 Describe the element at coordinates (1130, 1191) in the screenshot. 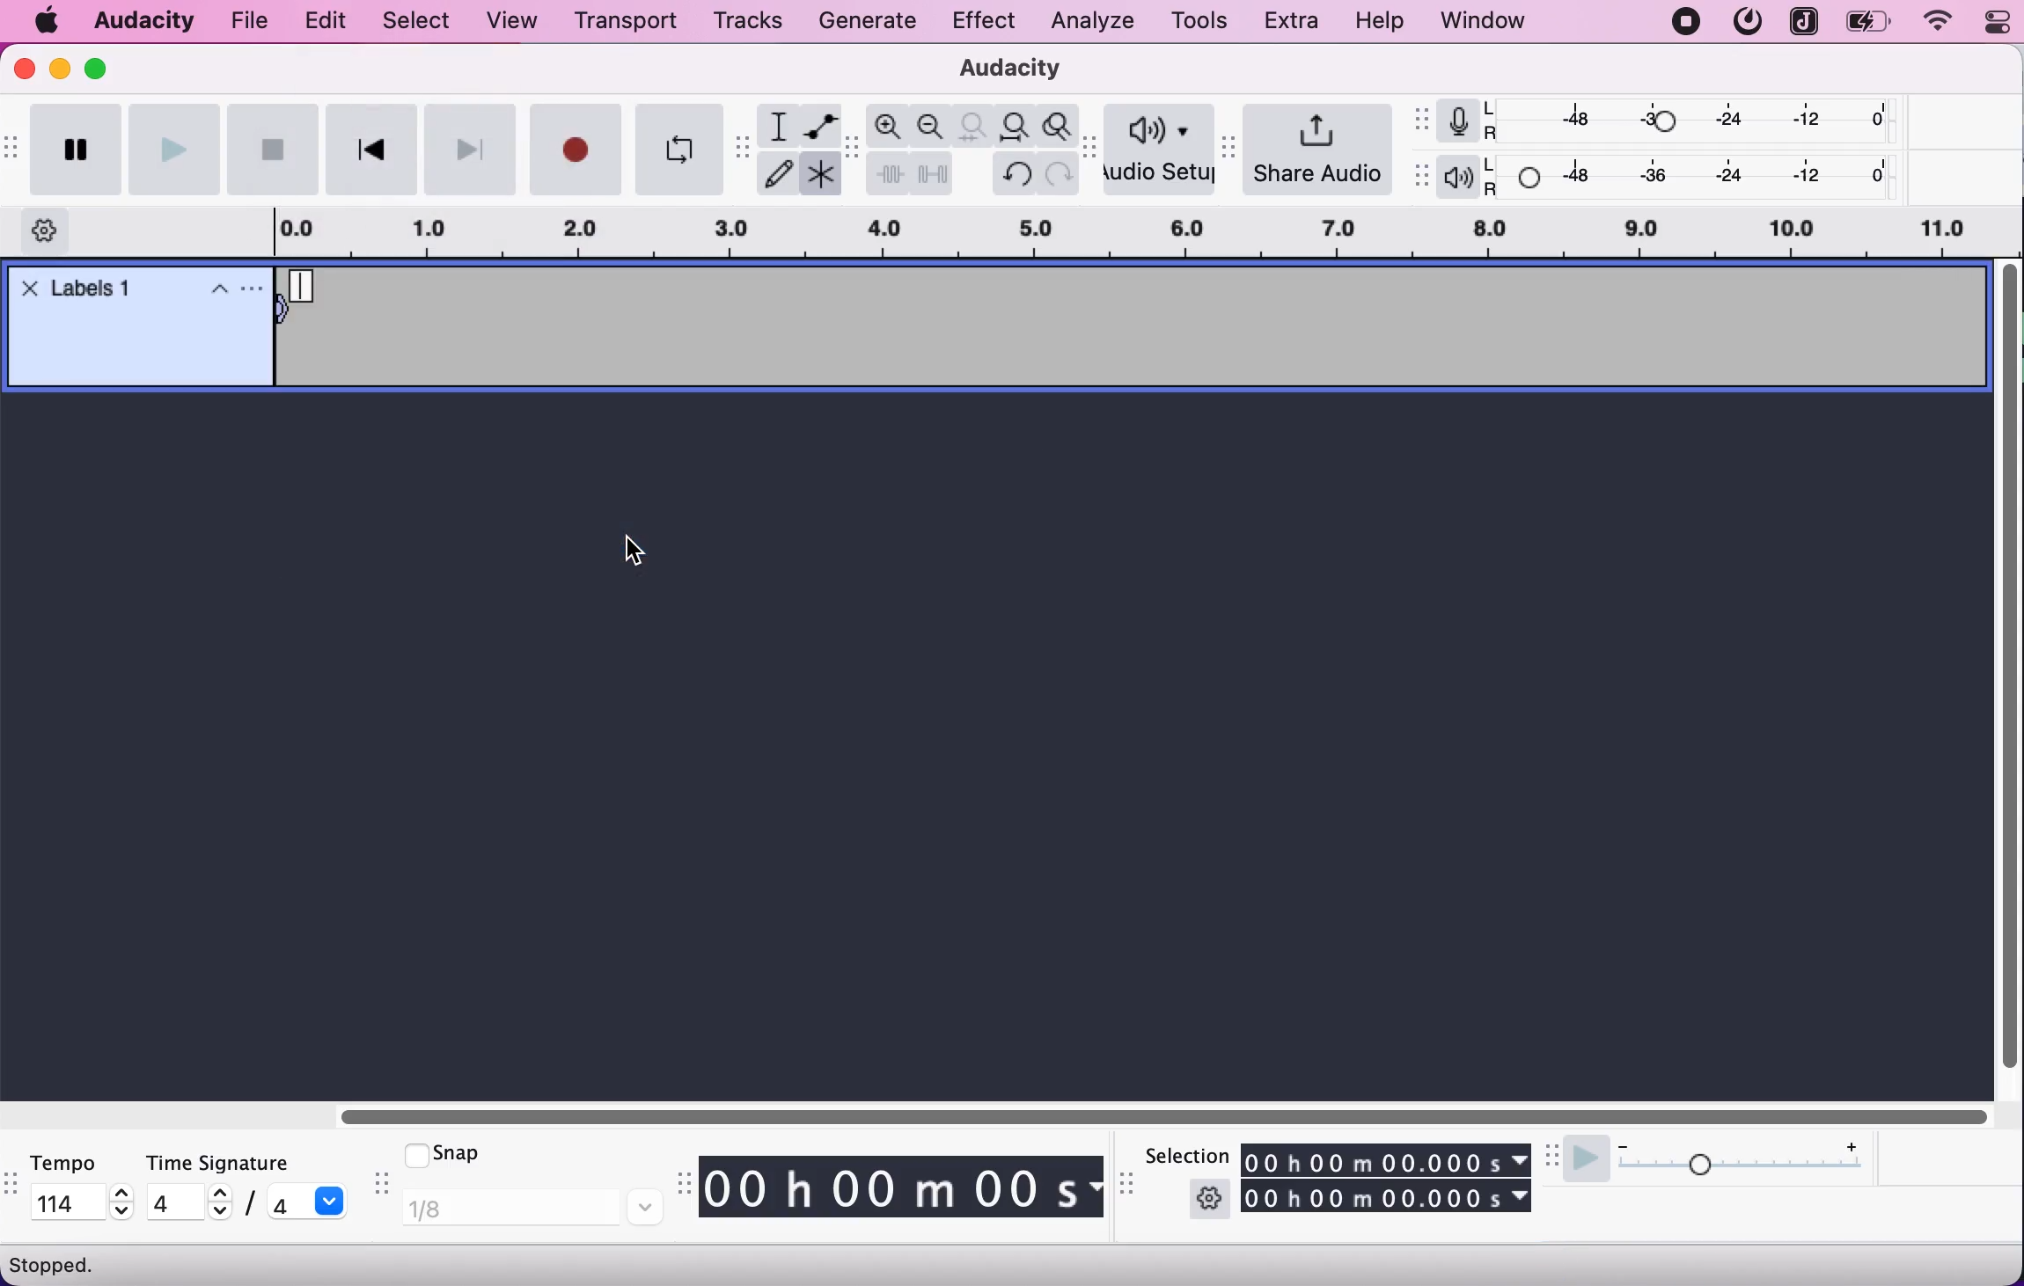

I see `audacity selection toolbar` at that location.